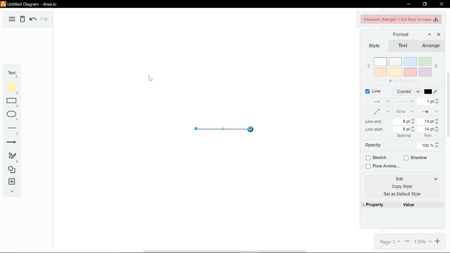 The width and height of the screenshot is (450, 253). Describe the element at coordinates (12, 157) in the screenshot. I see `Freehand` at that location.